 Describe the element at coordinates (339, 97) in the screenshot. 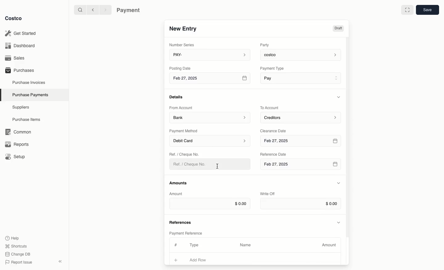

I see `Hide` at that location.